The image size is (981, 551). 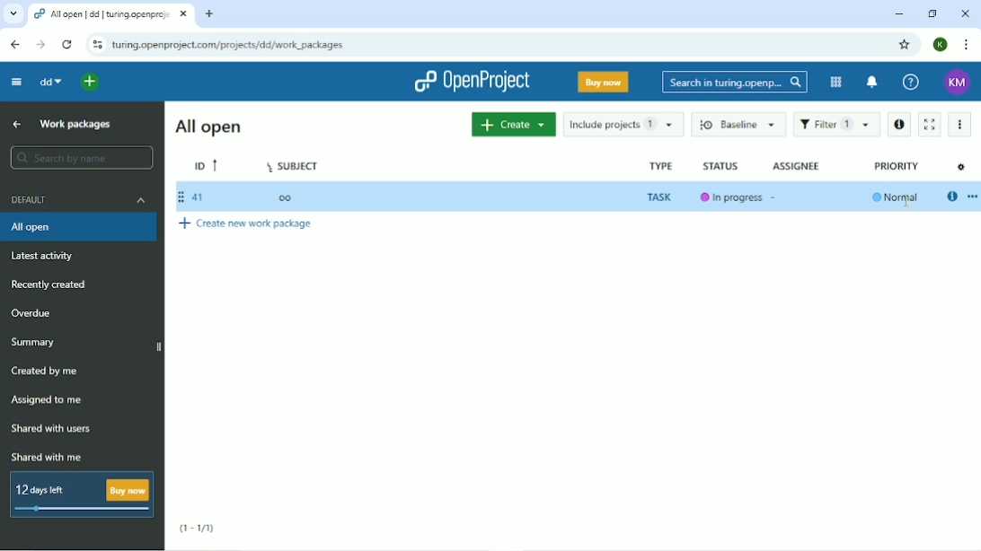 What do you see at coordinates (82, 158) in the screenshot?
I see `Search by name` at bounding box center [82, 158].